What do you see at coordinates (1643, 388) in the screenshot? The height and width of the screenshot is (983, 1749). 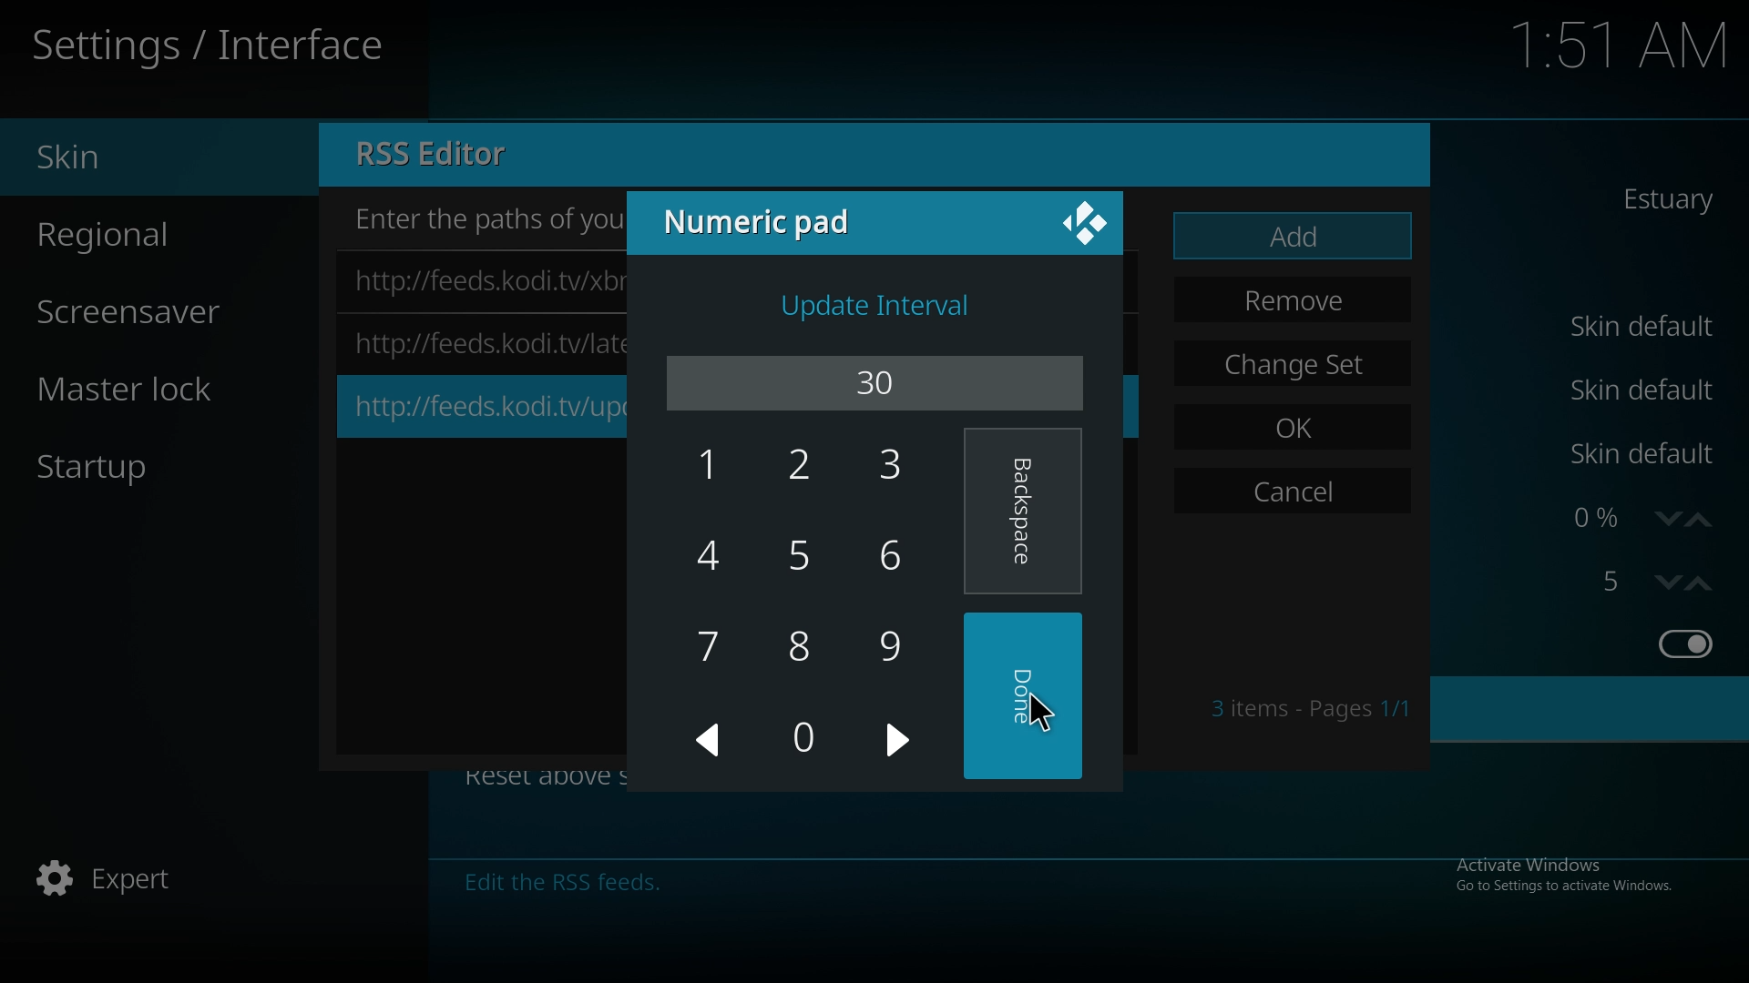 I see `skin default` at bounding box center [1643, 388].